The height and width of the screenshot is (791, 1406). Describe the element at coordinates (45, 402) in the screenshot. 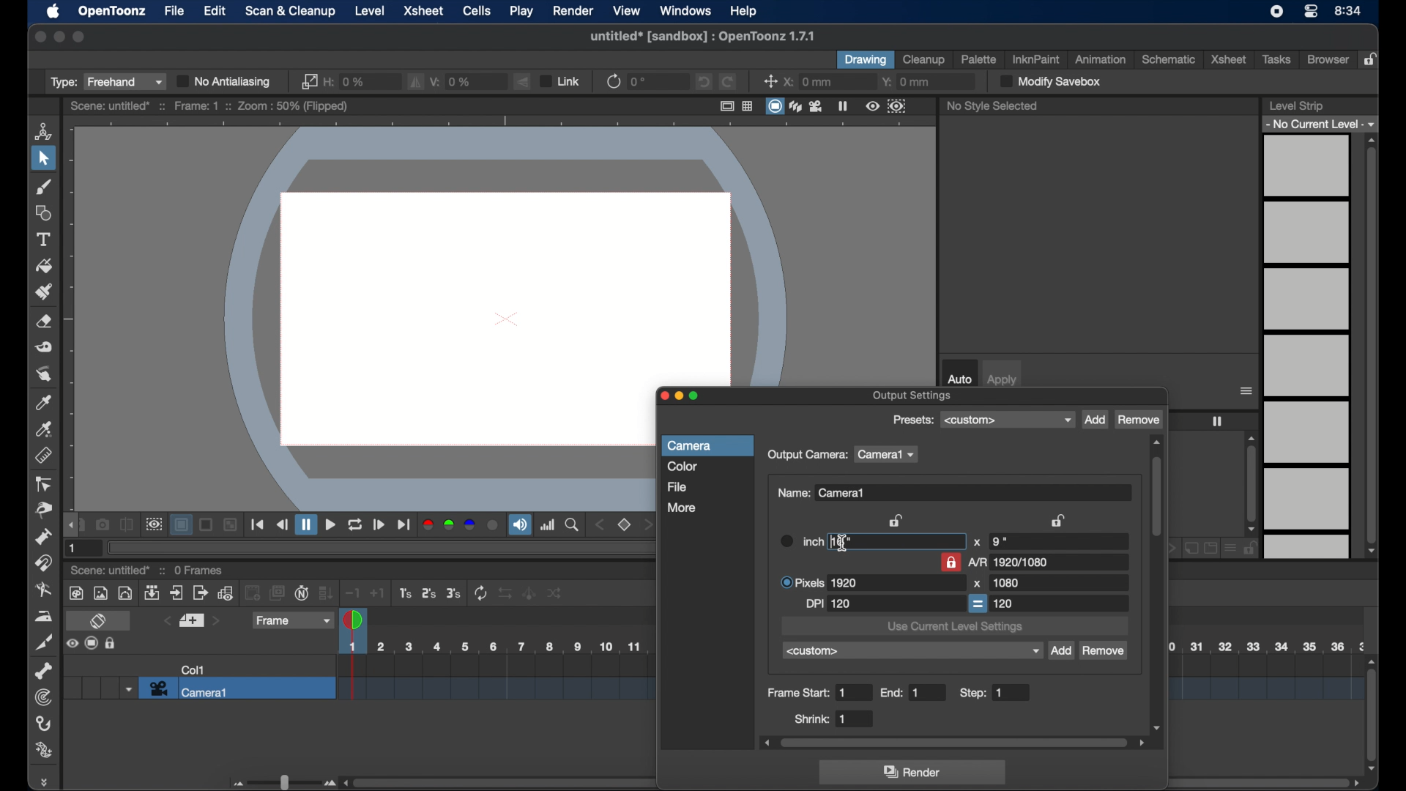

I see `color picker tool` at that location.